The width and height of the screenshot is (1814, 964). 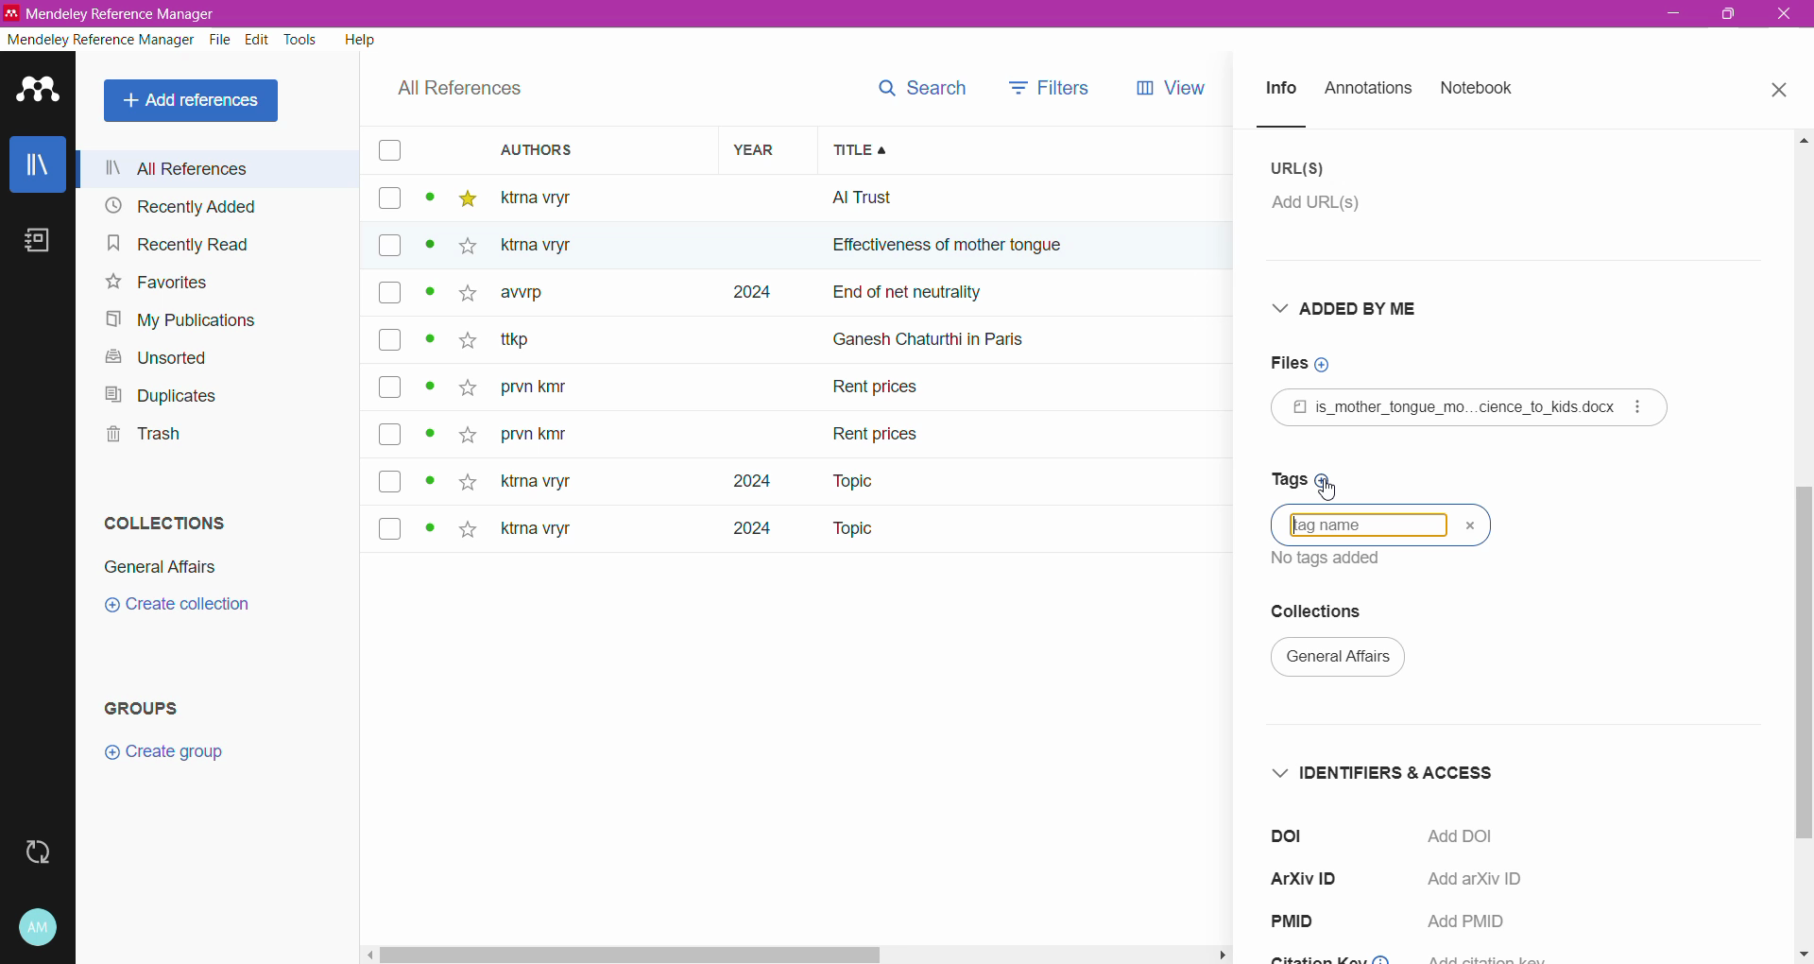 What do you see at coordinates (1050, 86) in the screenshot?
I see `filters ` at bounding box center [1050, 86].